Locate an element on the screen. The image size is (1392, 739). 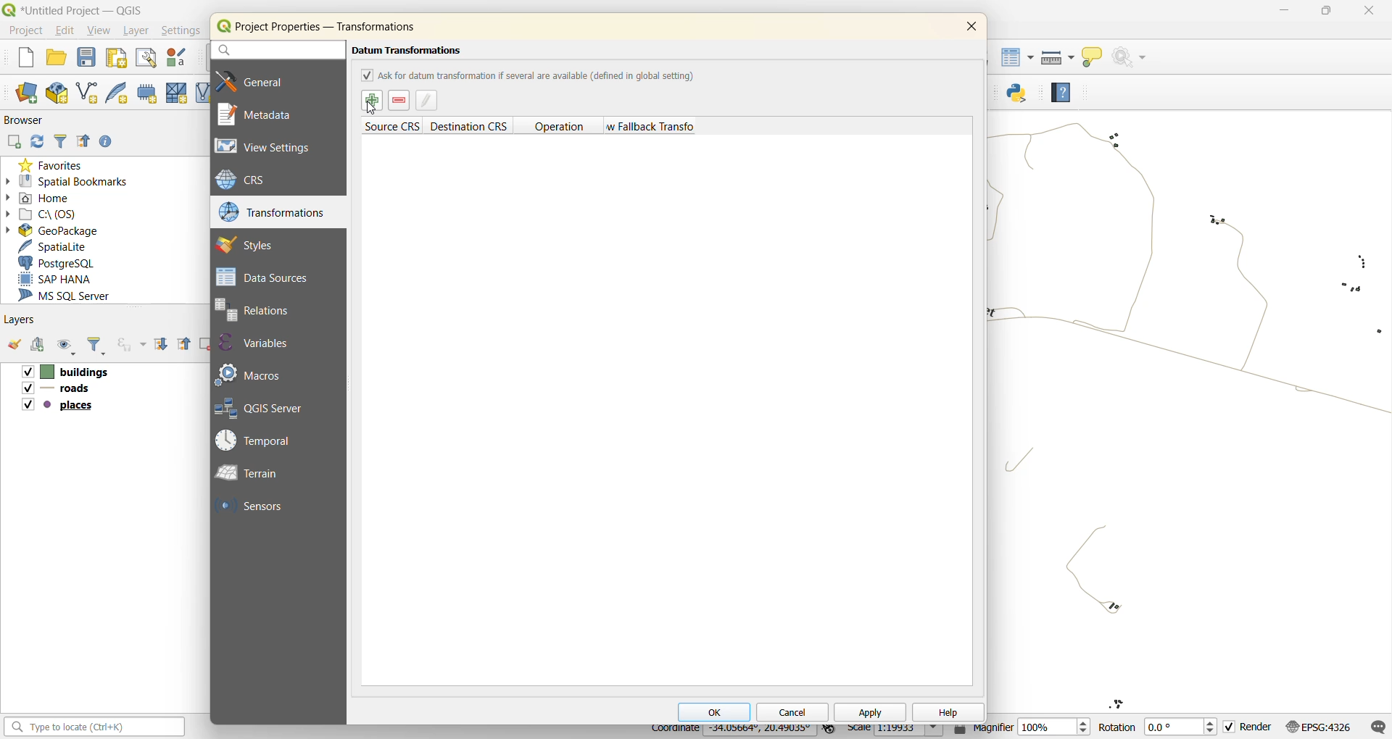
add is located at coordinates (13, 143).